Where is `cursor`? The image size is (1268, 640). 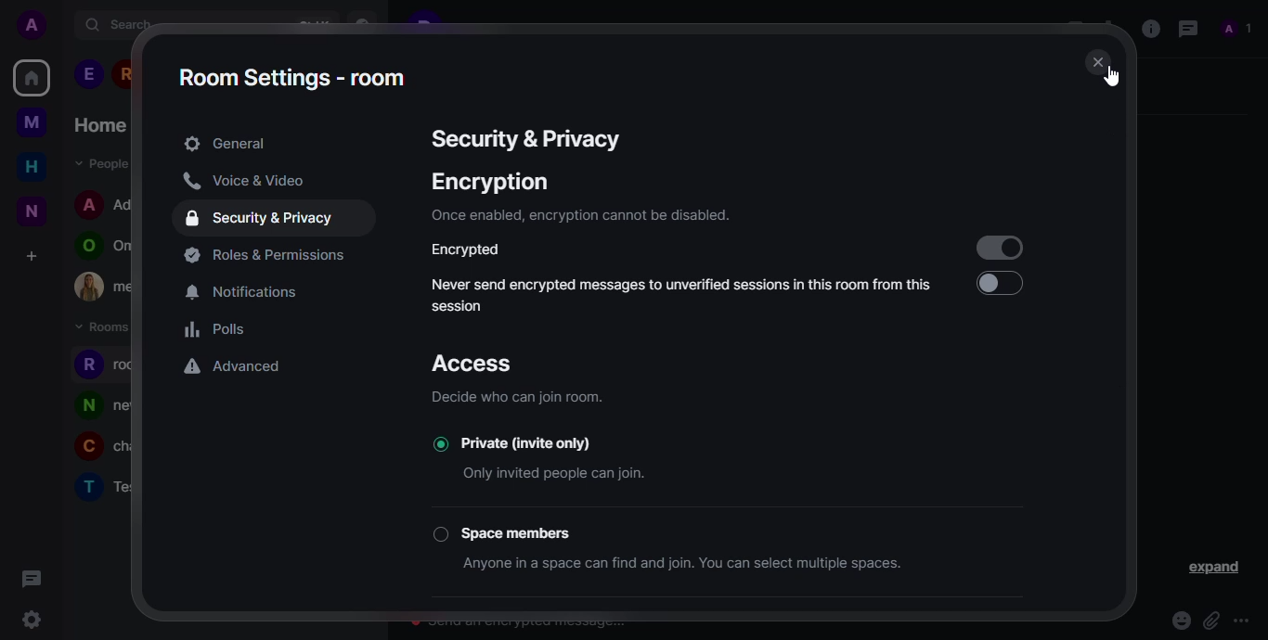
cursor is located at coordinates (1112, 78).